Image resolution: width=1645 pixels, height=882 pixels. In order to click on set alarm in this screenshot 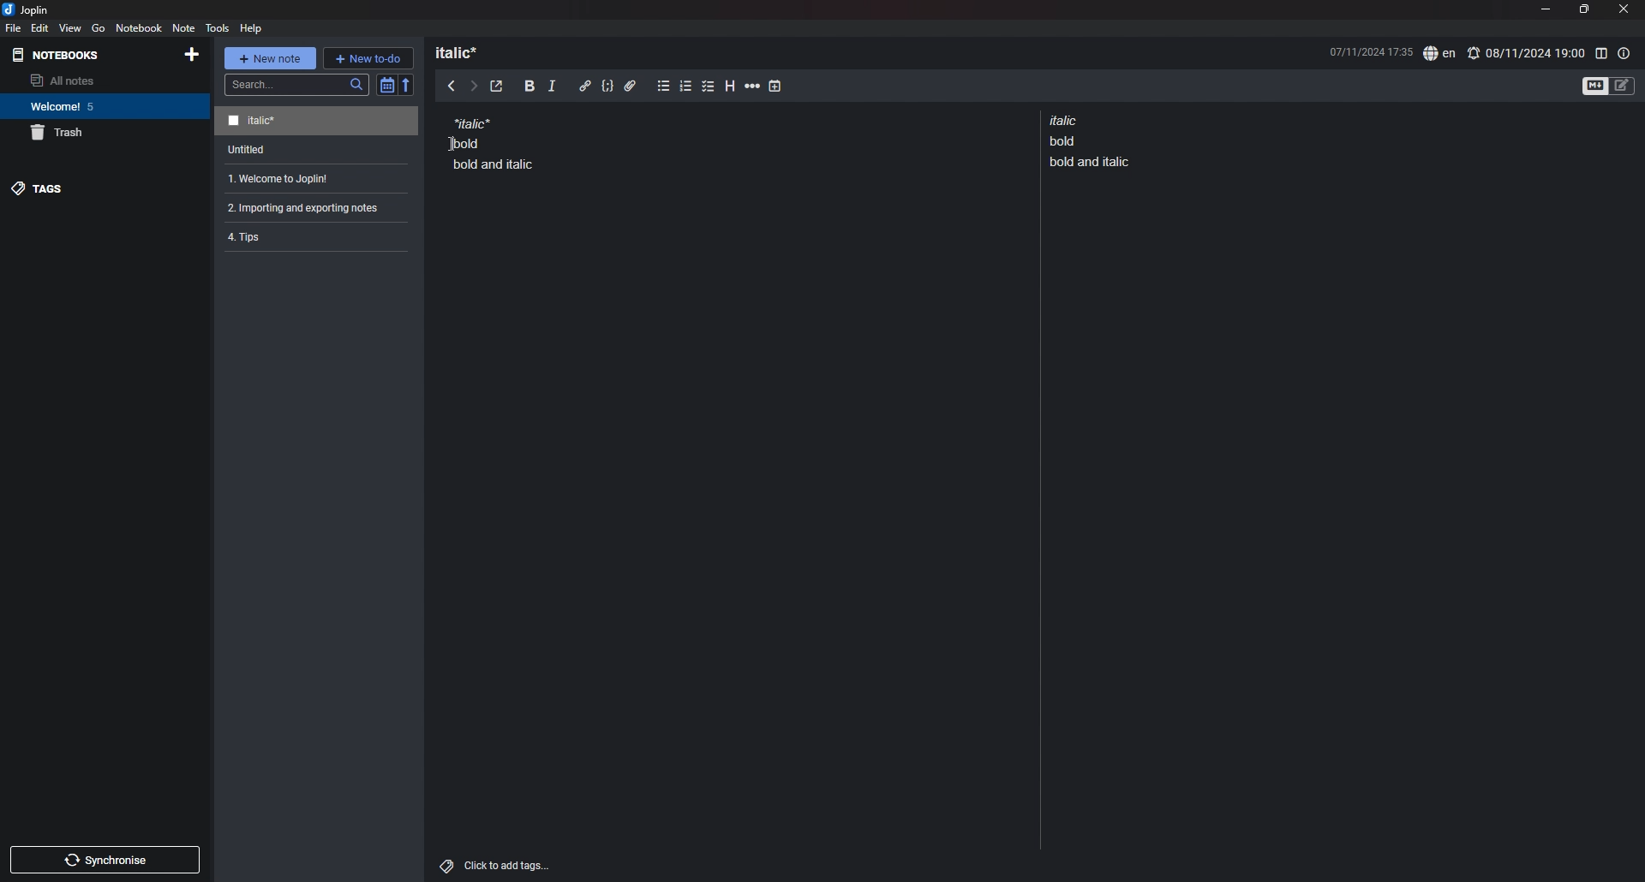, I will do `click(1526, 52)`.